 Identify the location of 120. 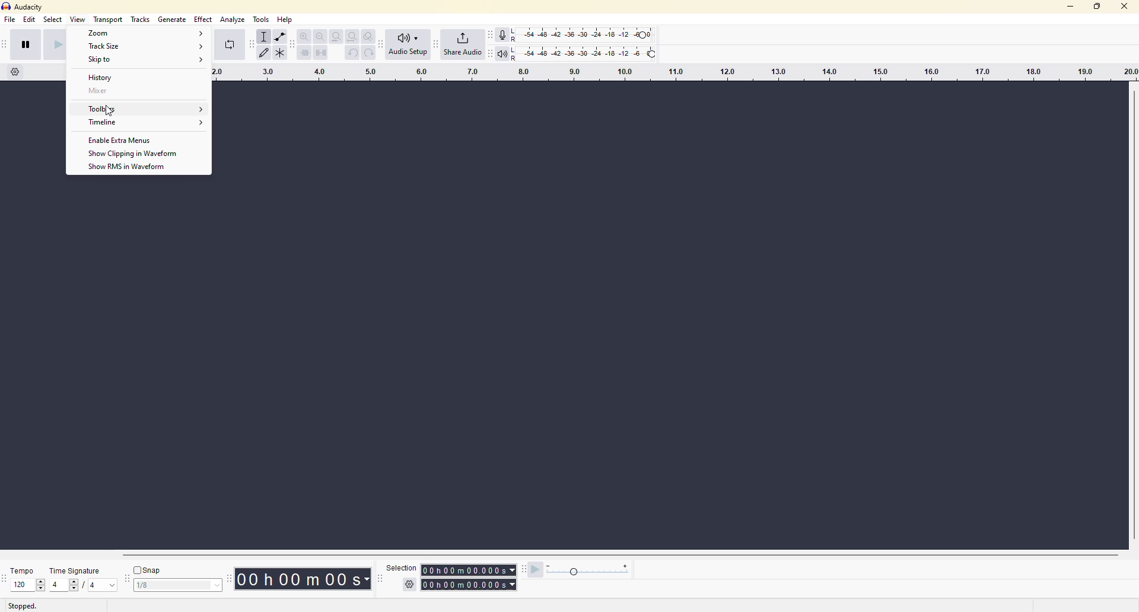
(18, 585).